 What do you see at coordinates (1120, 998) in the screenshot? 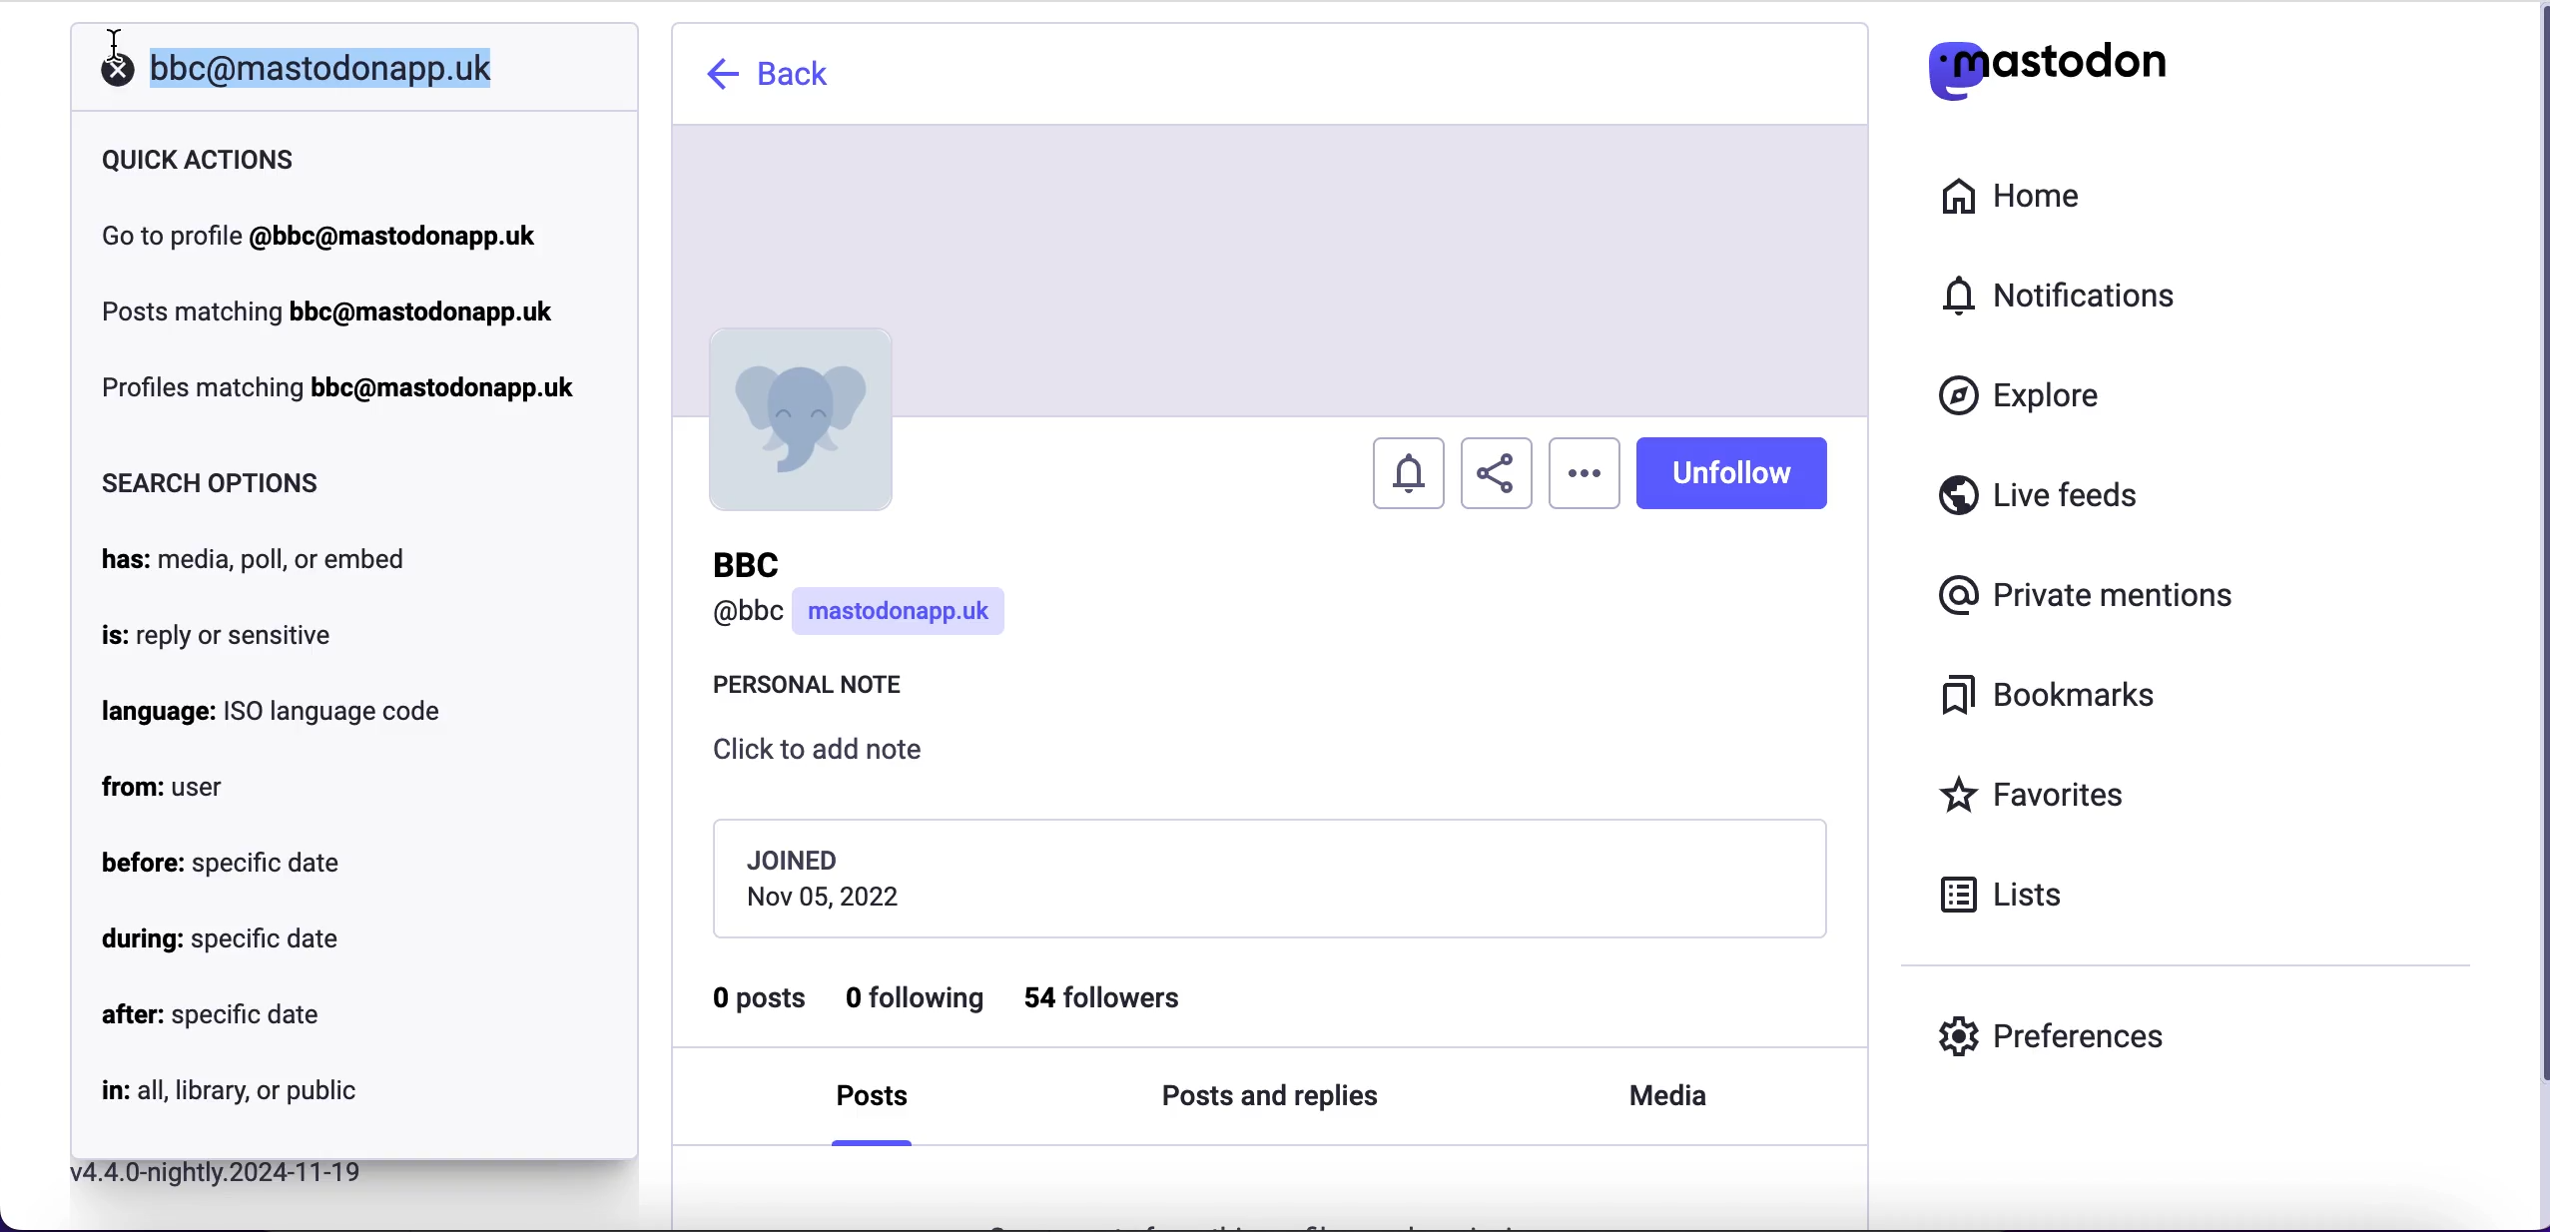
I see `54 followers` at bounding box center [1120, 998].